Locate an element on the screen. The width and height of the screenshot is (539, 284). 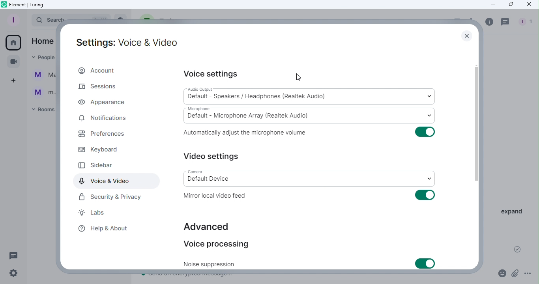
Labs is located at coordinates (90, 213).